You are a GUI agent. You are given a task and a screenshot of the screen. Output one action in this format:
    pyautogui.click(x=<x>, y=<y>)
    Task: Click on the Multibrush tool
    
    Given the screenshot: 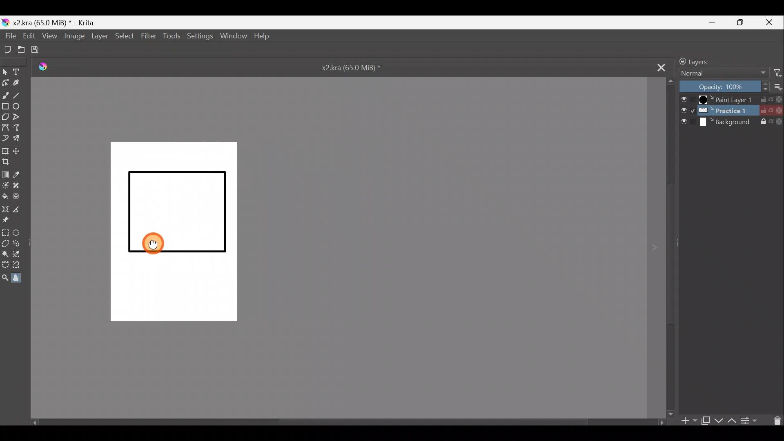 What is the action you would take?
    pyautogui.click(x=19, y=138)
    